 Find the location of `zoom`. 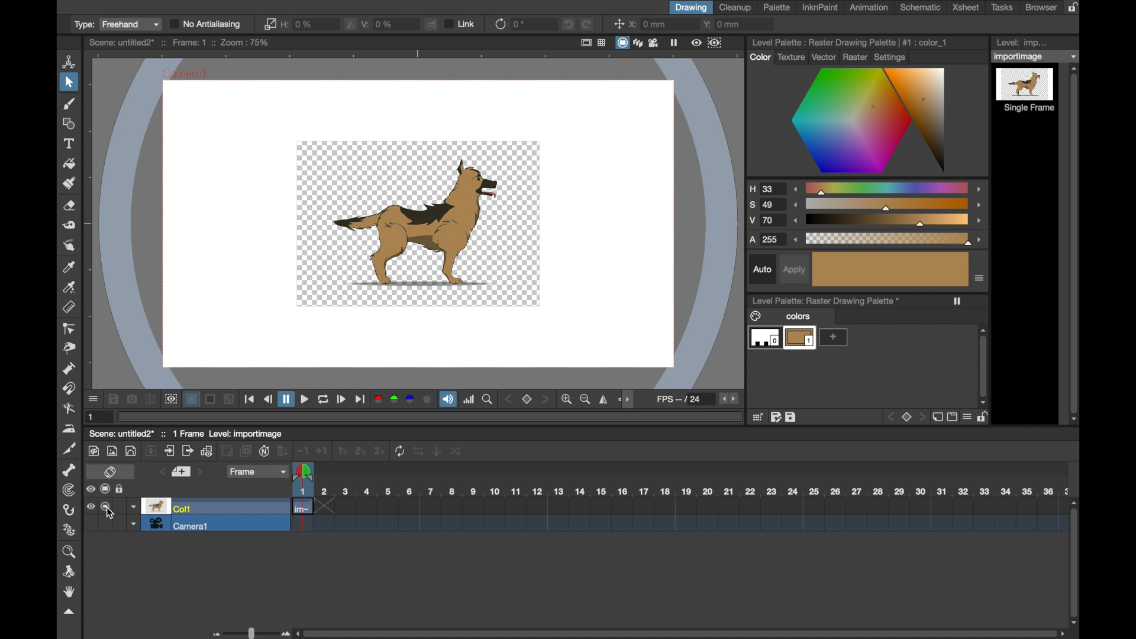

zoom is located at coordinates (489, 400).